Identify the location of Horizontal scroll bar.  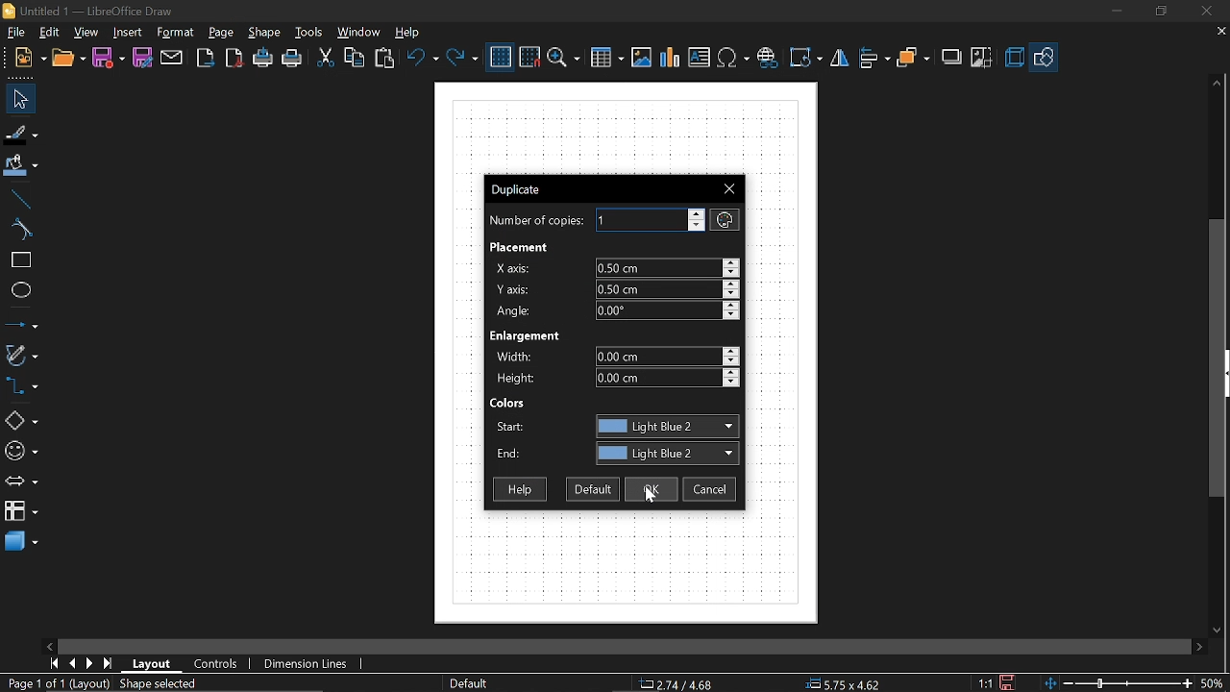
(738, 647).